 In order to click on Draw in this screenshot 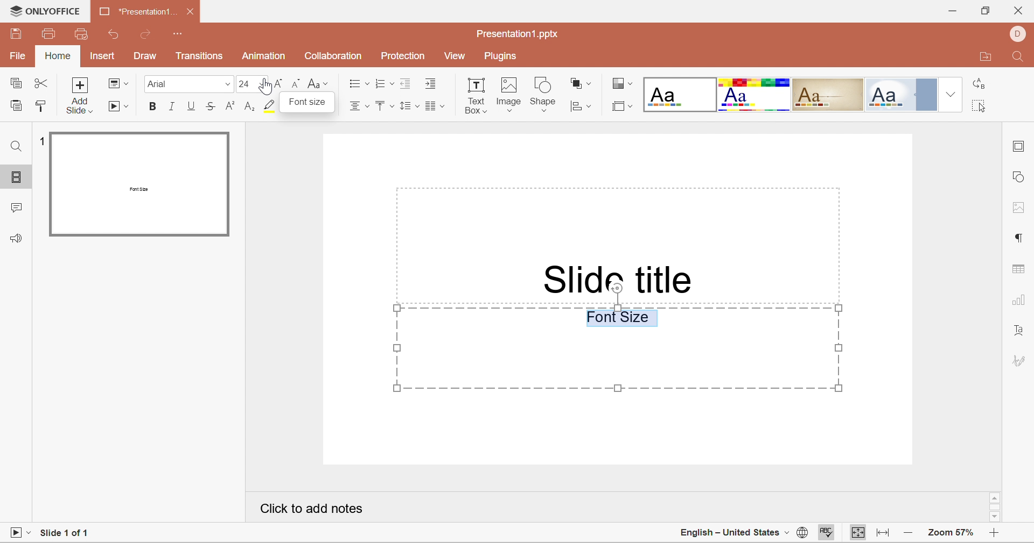, I will do `click(146, 56)`.